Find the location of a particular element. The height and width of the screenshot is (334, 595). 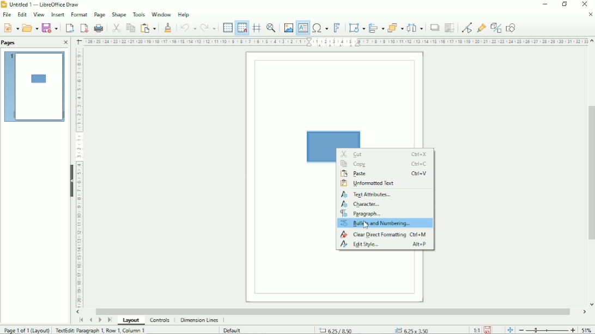

Insert text box is located at coordinates (303, 28).